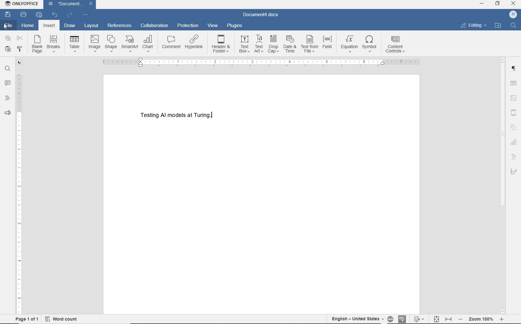 This screenshot has height=324, width=521. Describe the element at coordinates (155, 26) in the screenshot. I see `collaboration` at that location.